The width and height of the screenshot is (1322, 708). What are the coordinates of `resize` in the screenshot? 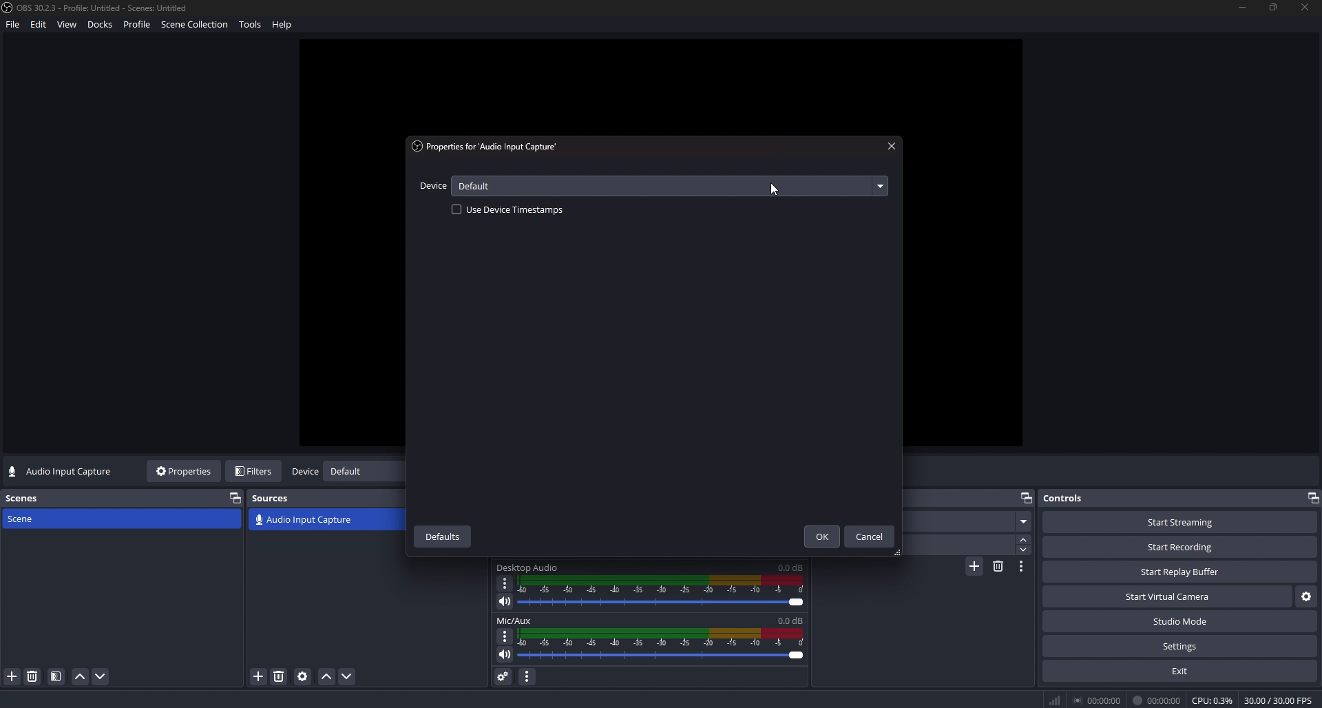 It's located at (1275, 6).